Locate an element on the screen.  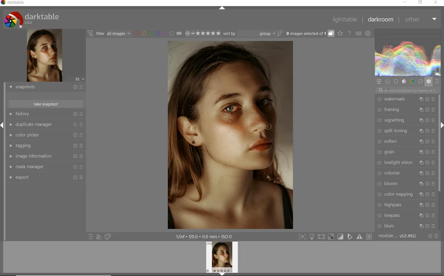
colorize is located at coordinates (405, 173).